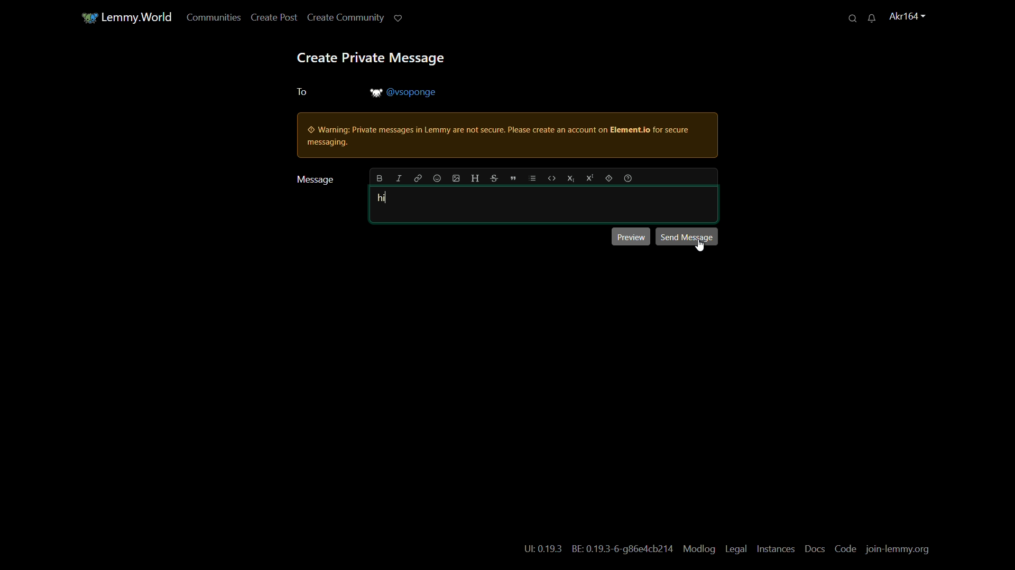 The image size is (1015, 570). I want to click on superscript, so click(590, 177).